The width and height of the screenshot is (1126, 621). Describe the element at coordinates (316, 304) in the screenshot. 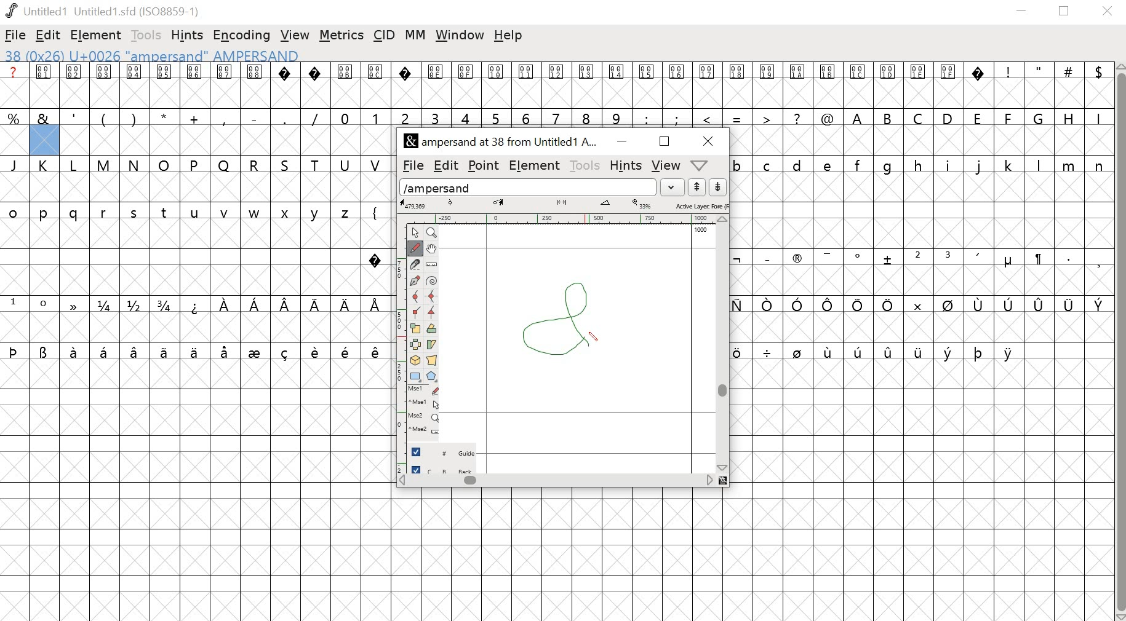

I see `symbol` at that location.